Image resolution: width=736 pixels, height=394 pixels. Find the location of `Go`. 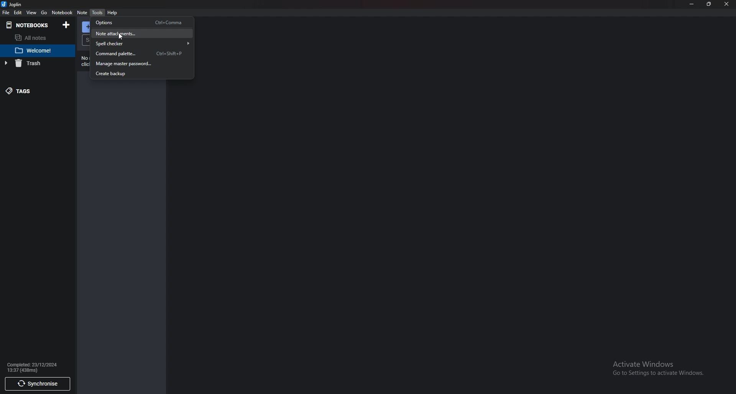

Go is located at coordinates (44, 13).